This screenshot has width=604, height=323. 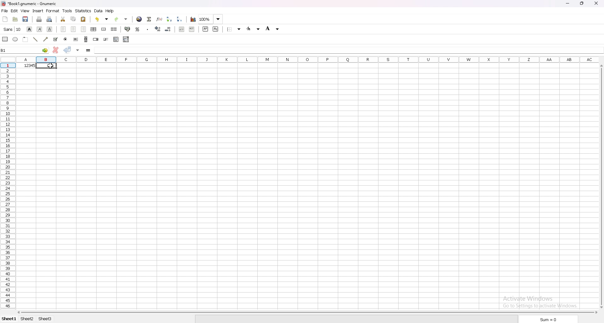 What do you see at coordinates (46, 39) in the screenshot?
I see `arrowed line` at bounding box center [46, 39].